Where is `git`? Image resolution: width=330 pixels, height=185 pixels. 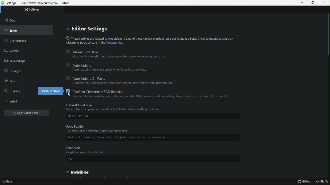 git is located at coordinates (322, 181).